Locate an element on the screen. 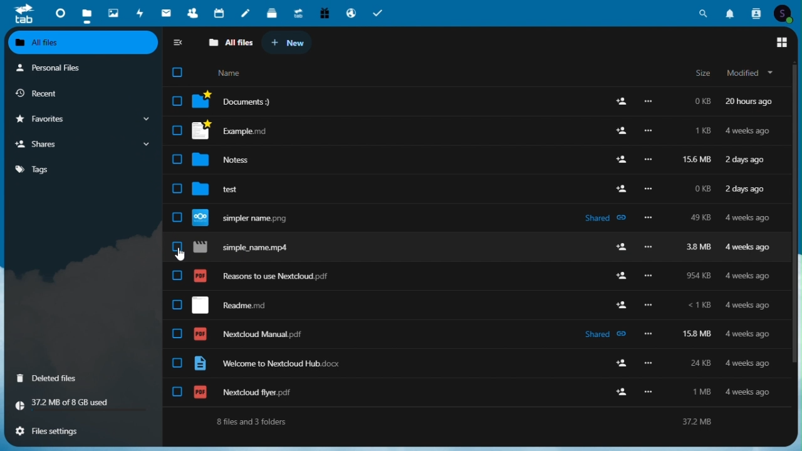 Image resolution: width=802 pixels, height=451 pixels. deck is located at coordinates (272, 14).